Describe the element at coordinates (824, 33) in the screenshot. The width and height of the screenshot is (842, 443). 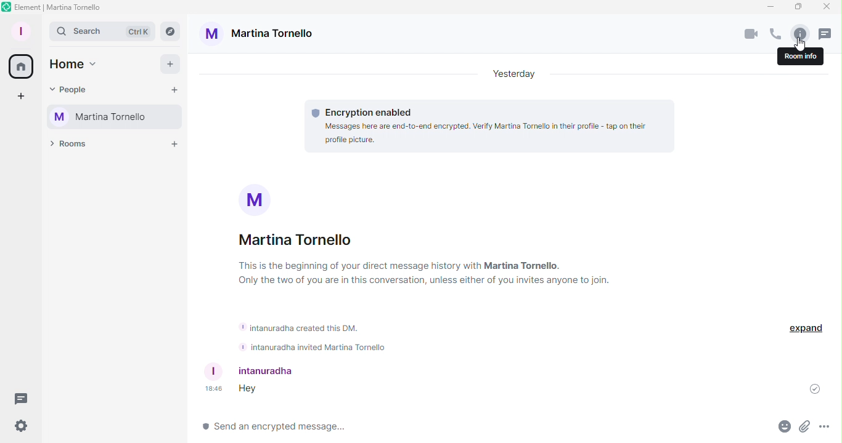
I see `Threads` at that location.